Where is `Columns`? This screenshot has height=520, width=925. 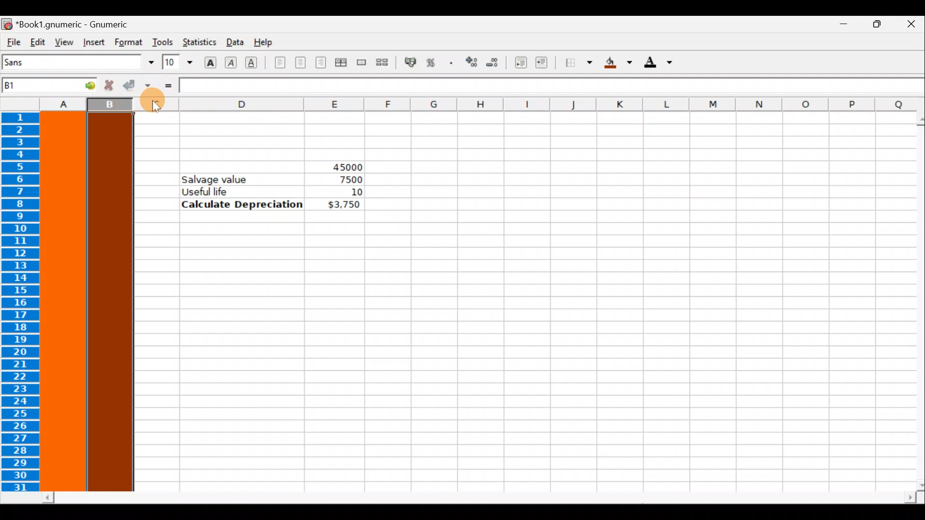 Columns is located at coordinates (459, 104).